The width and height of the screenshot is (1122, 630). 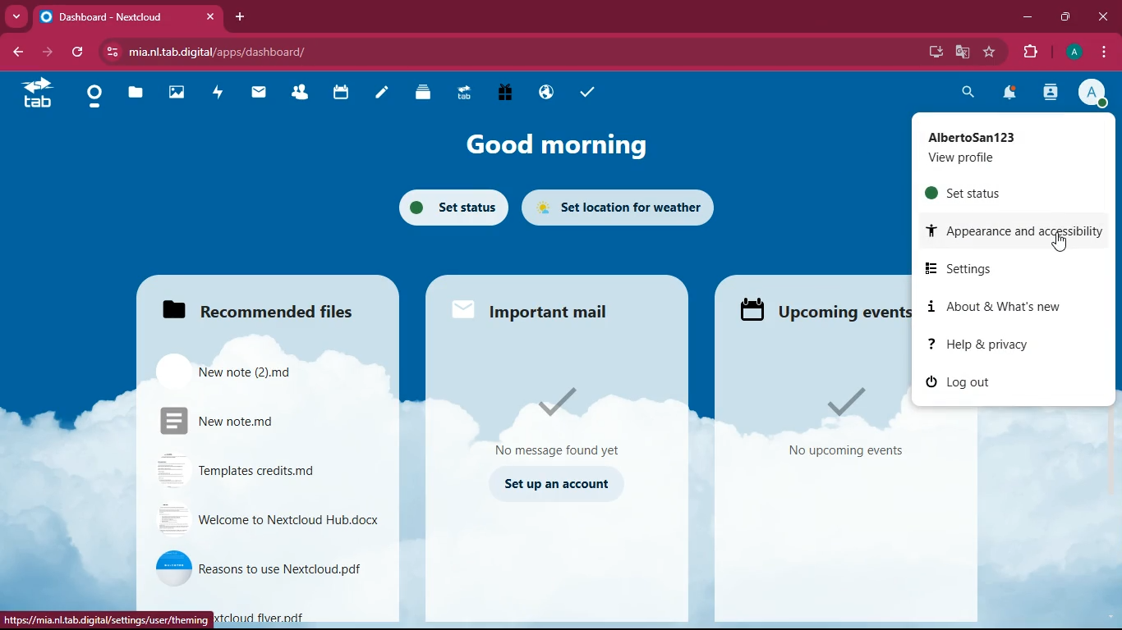 What do you see at coordinates (1016, 230) in the screenshot?
I see `appearance` at bounding box center [1016, 230].